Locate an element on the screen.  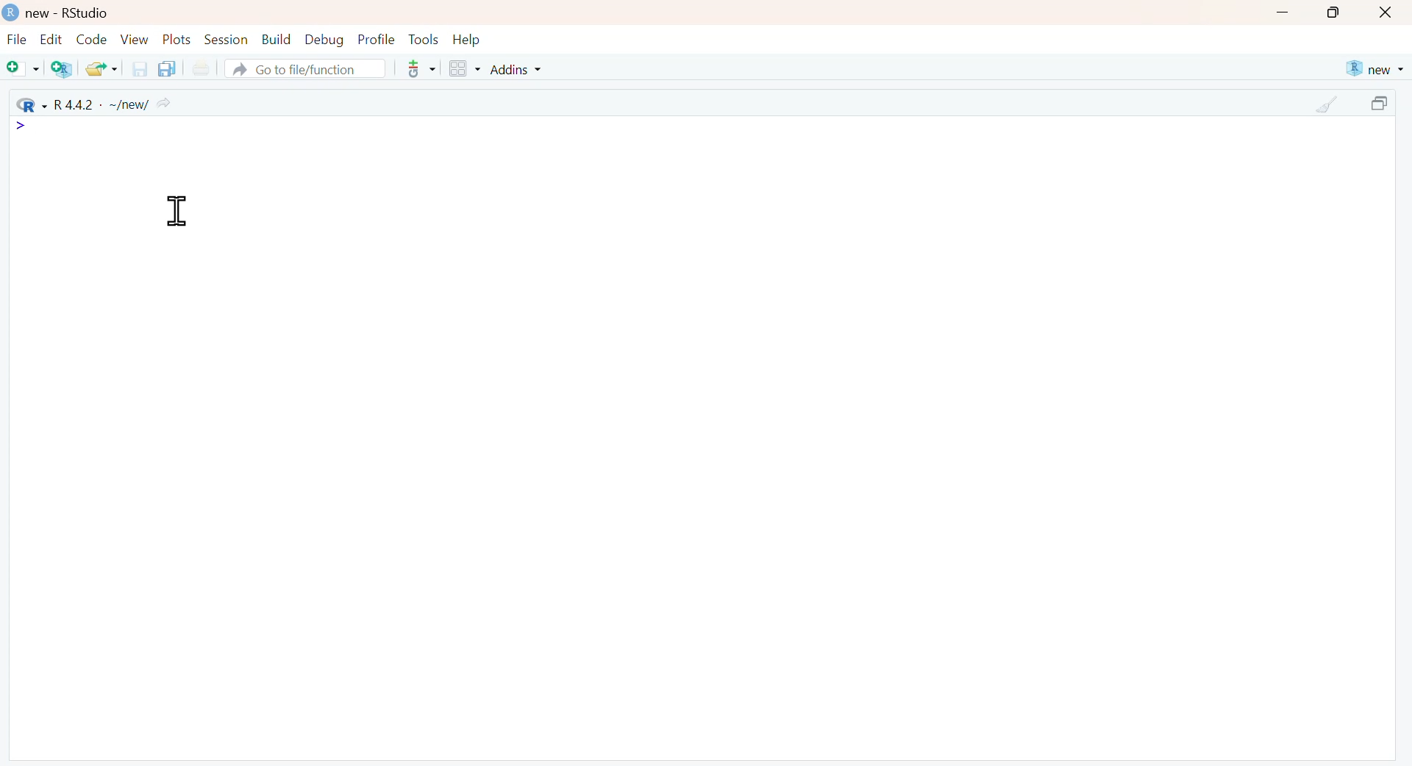
Cursor is located at coordinates (178, 212).